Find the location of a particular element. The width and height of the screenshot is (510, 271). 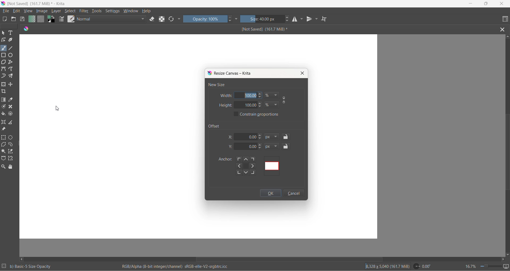

elliptical selection tool is located at coordinates (12, 137).